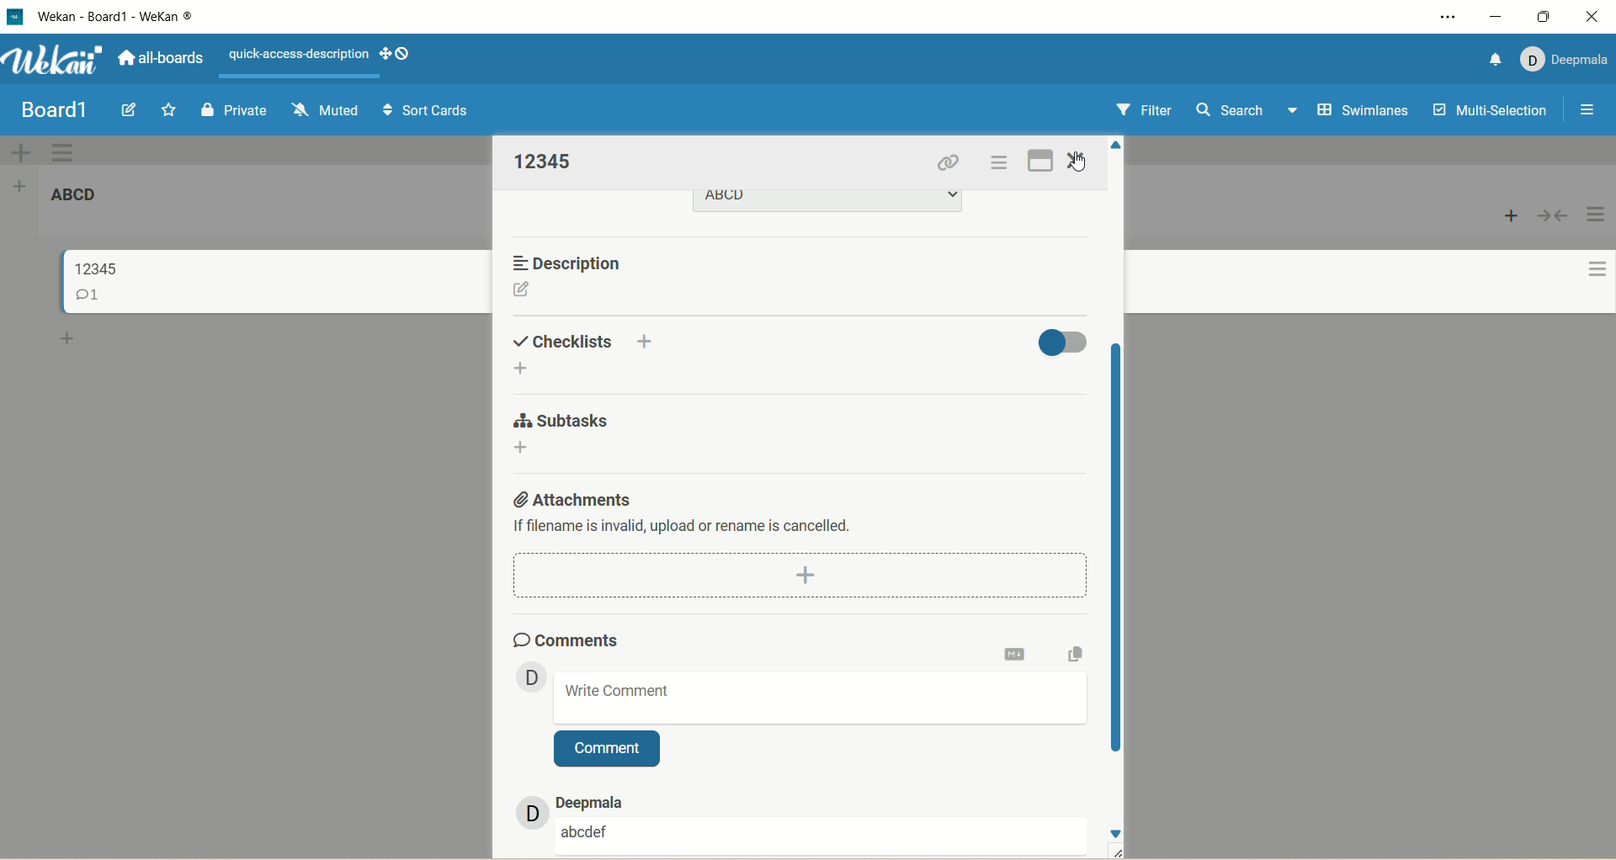 The image size is (1616, 860). Describe the element at coordinates (1119, 142) in the screenshot. I see `click to scroll up` at that location.